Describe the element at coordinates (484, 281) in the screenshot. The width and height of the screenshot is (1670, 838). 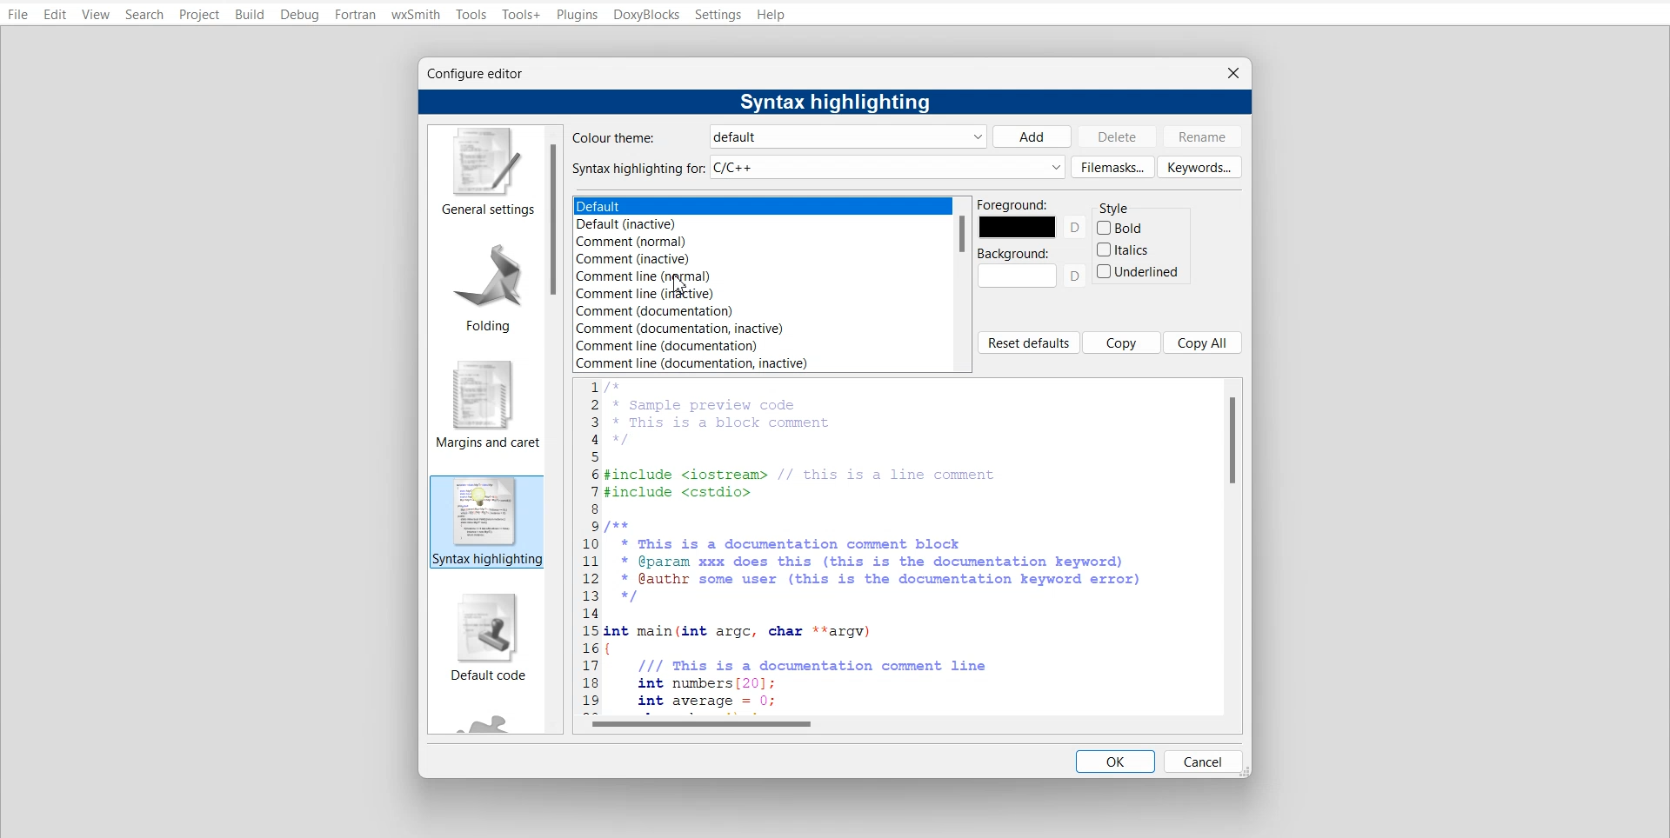
I see `Folding` at that location.